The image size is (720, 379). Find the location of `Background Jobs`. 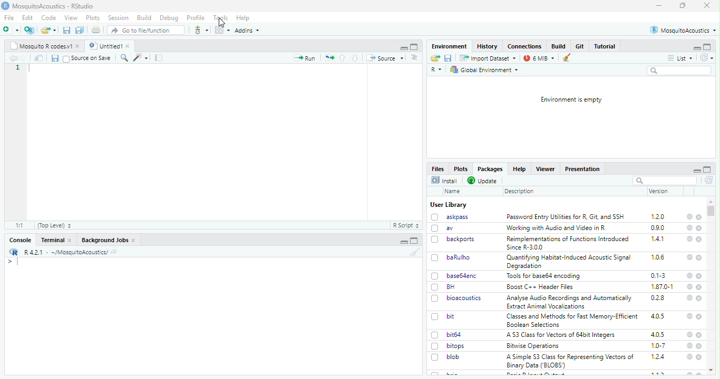

Background Jobs is located at coordinates (104, 241).